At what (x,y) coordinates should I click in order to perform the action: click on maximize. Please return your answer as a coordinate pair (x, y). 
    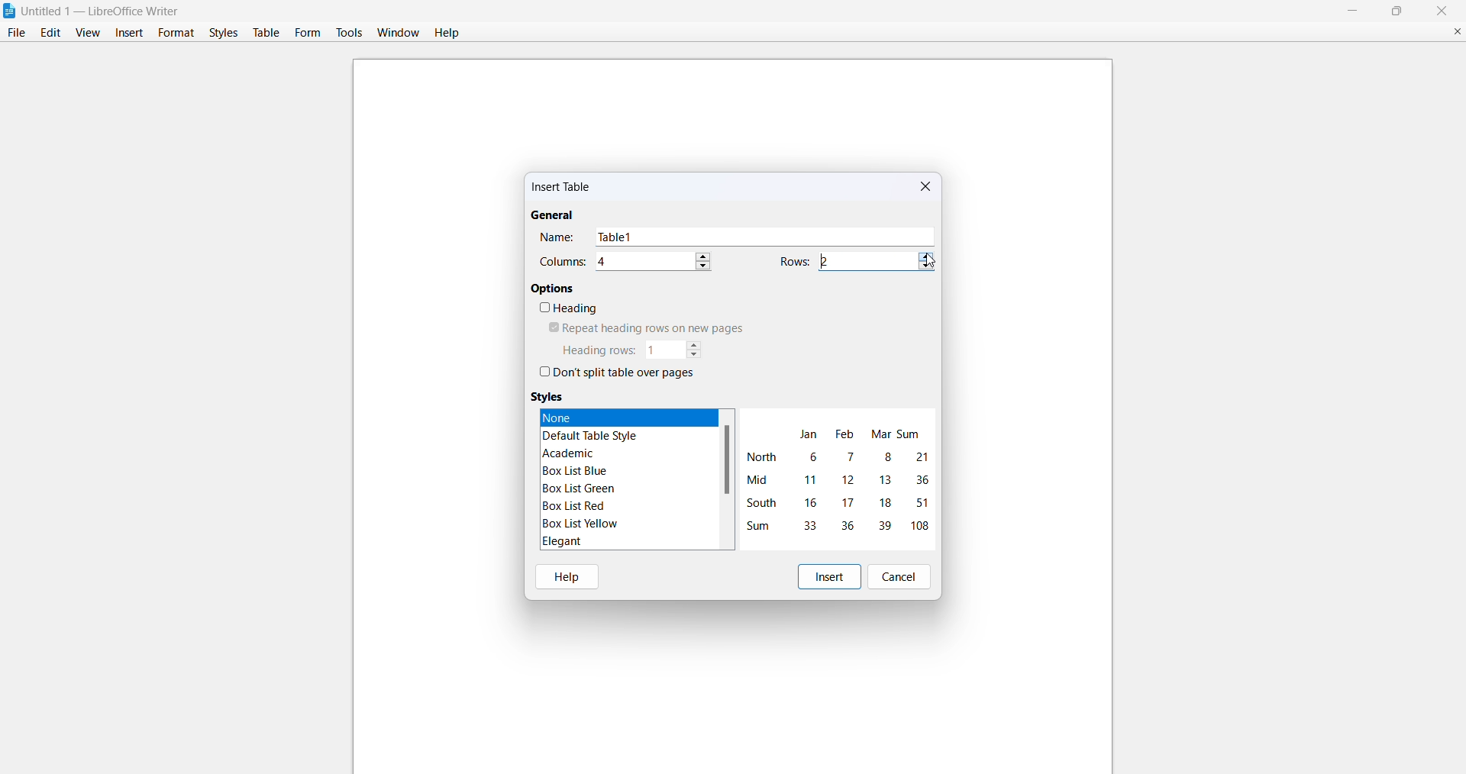
    Looking at the image, I should click on (1399, 11).